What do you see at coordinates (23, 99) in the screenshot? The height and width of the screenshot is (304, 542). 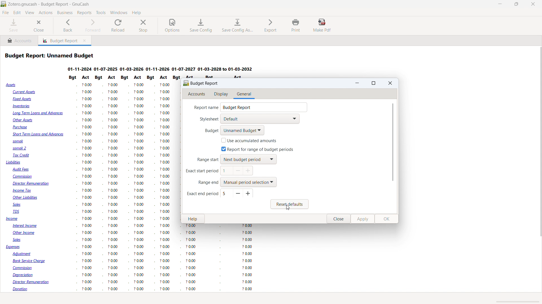 I see `Fixed Assets` at bounding box center [23, 99].